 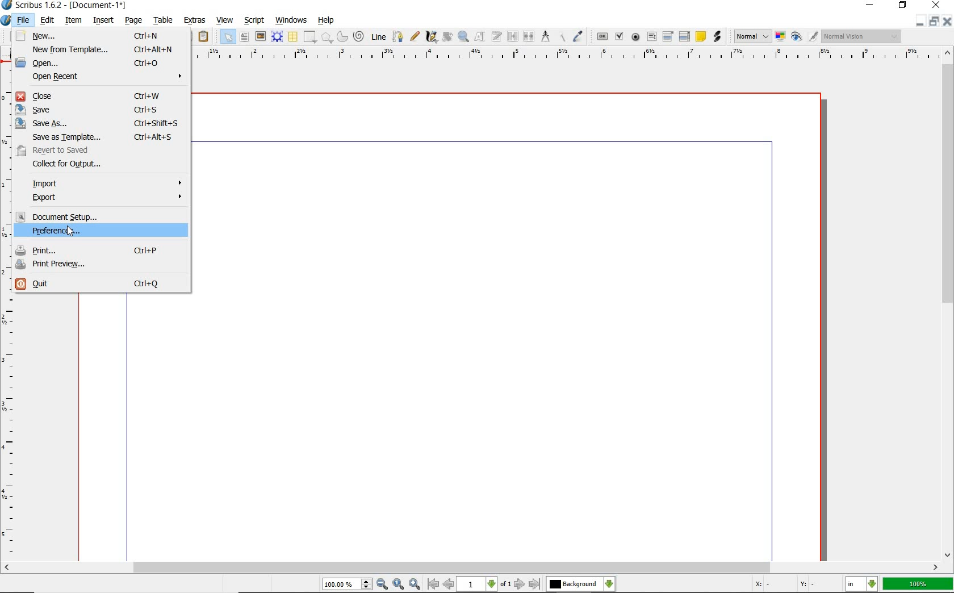 I want to click on zoom in/zoom to/zoom out, so click(x=373, y=584).